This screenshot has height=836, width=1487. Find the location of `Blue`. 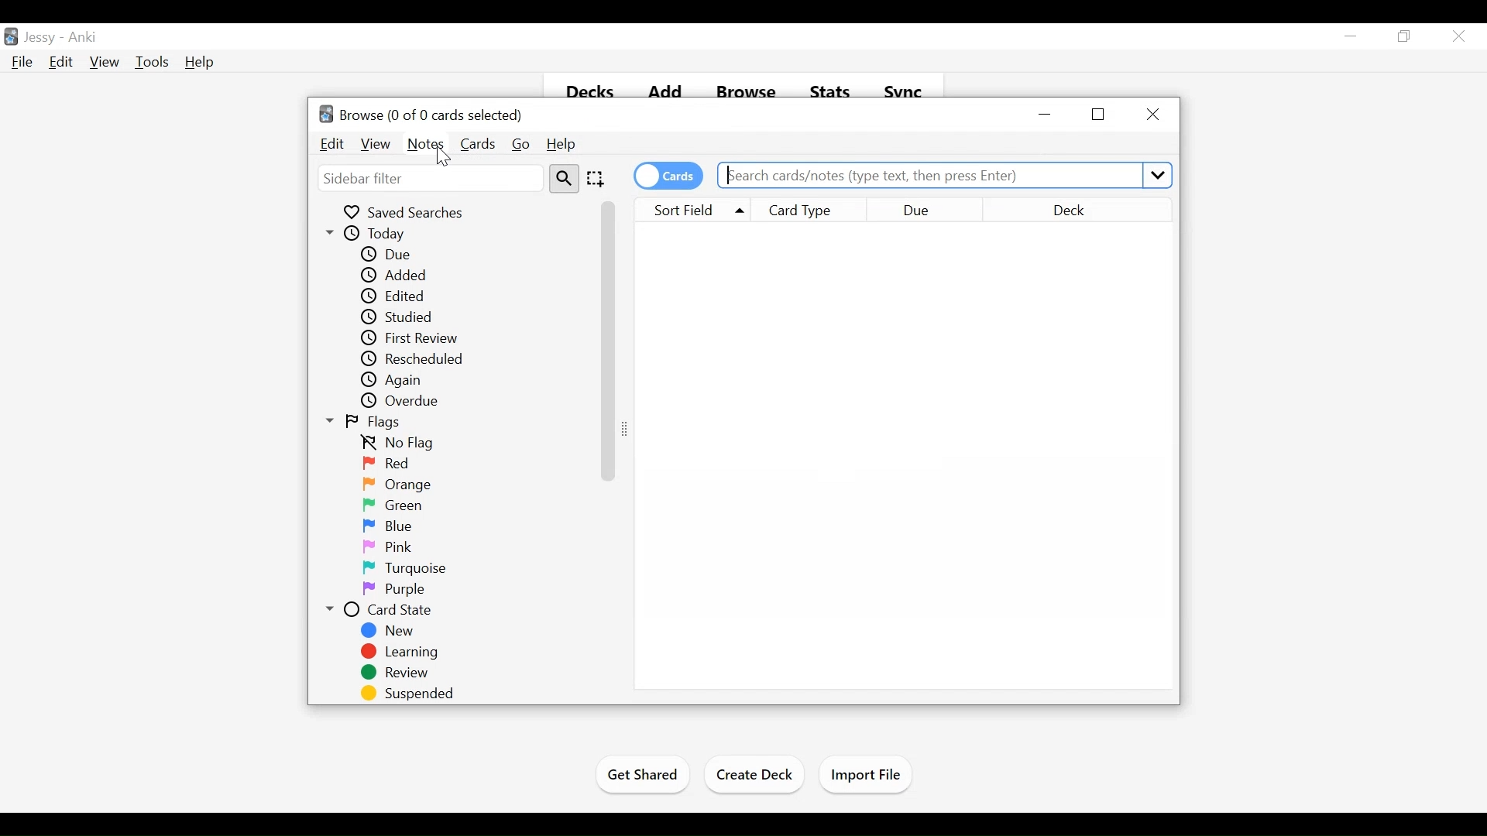

Blue is located at coordinates (388, 526).